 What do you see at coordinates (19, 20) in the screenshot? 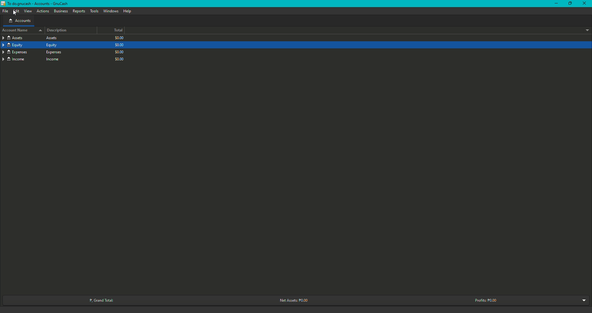
I see `Accounts` at bounding box center [19, 20].